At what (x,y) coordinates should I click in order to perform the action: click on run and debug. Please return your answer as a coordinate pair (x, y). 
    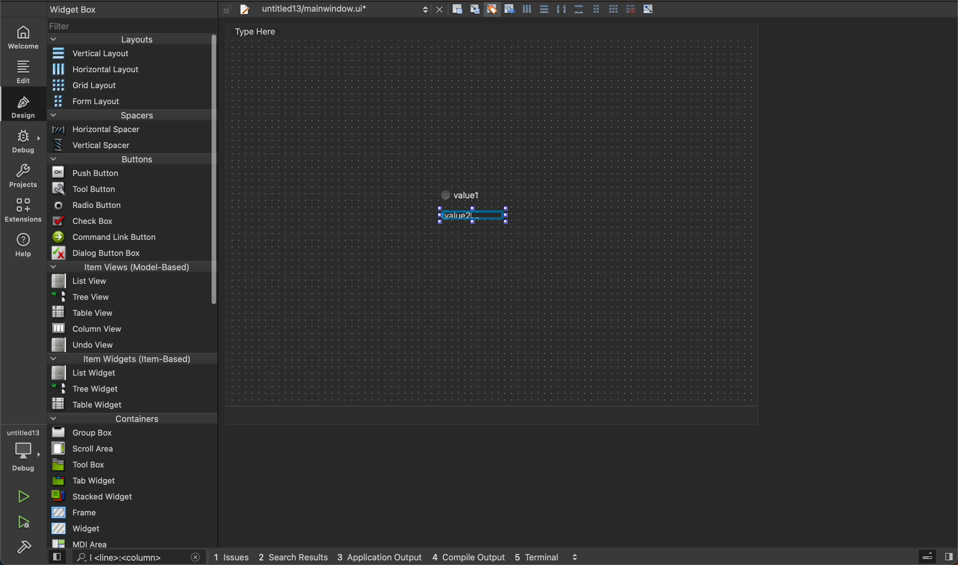
    Looking at the image, I should click on (25, 524).